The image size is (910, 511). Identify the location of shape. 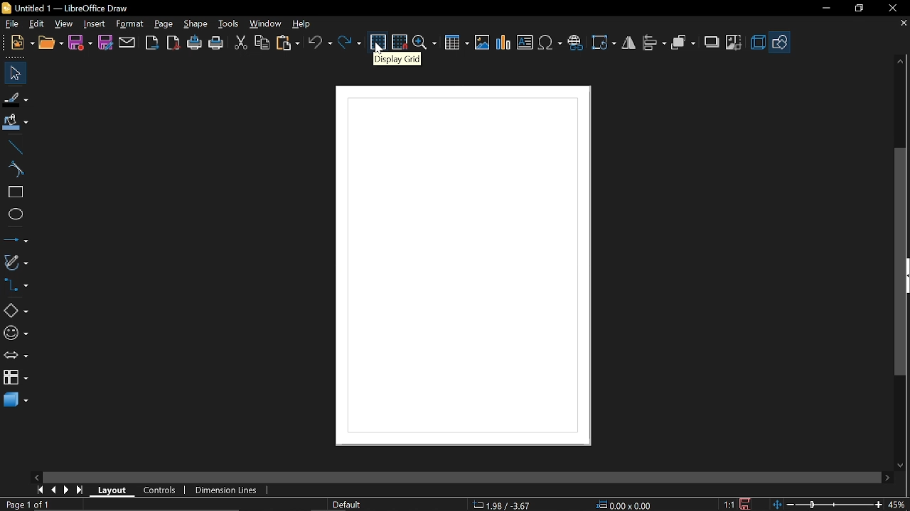
(197, 23).